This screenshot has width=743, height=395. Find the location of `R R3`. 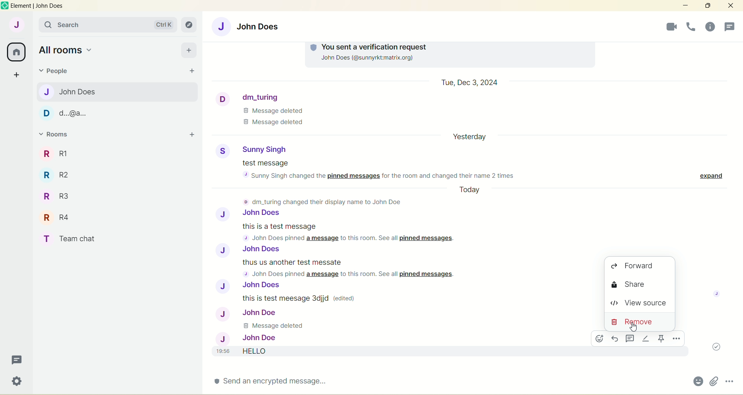

R R3 is located at coordinates (56, 194).